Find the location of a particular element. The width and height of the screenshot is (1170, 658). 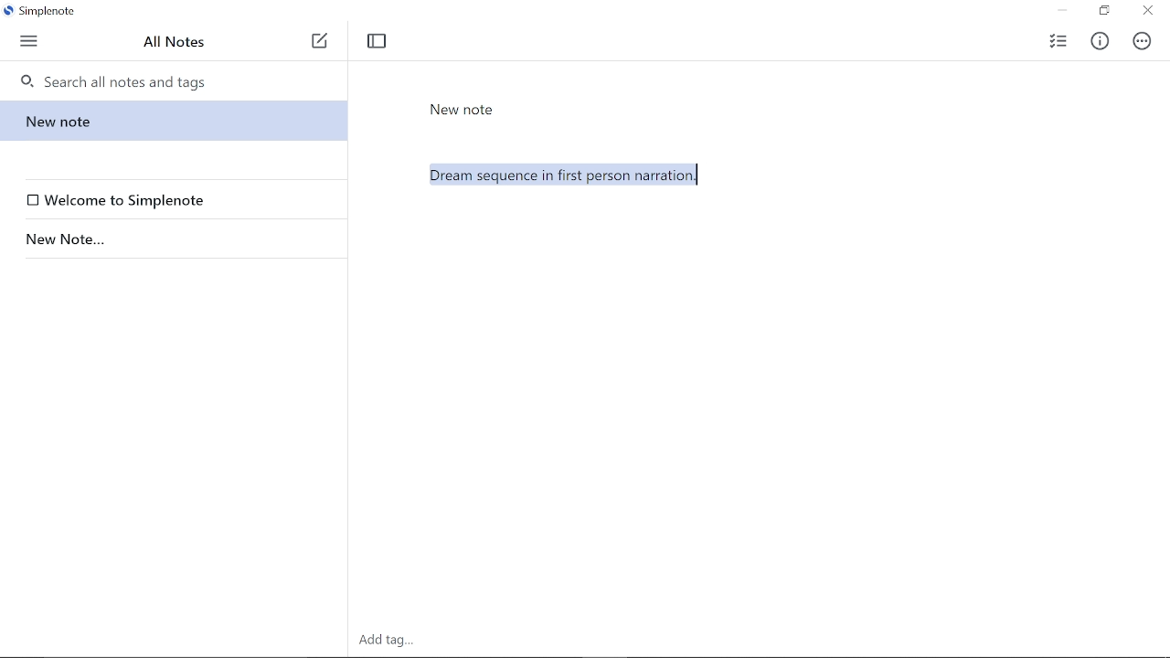

New note is located at coordinates (171, 121).